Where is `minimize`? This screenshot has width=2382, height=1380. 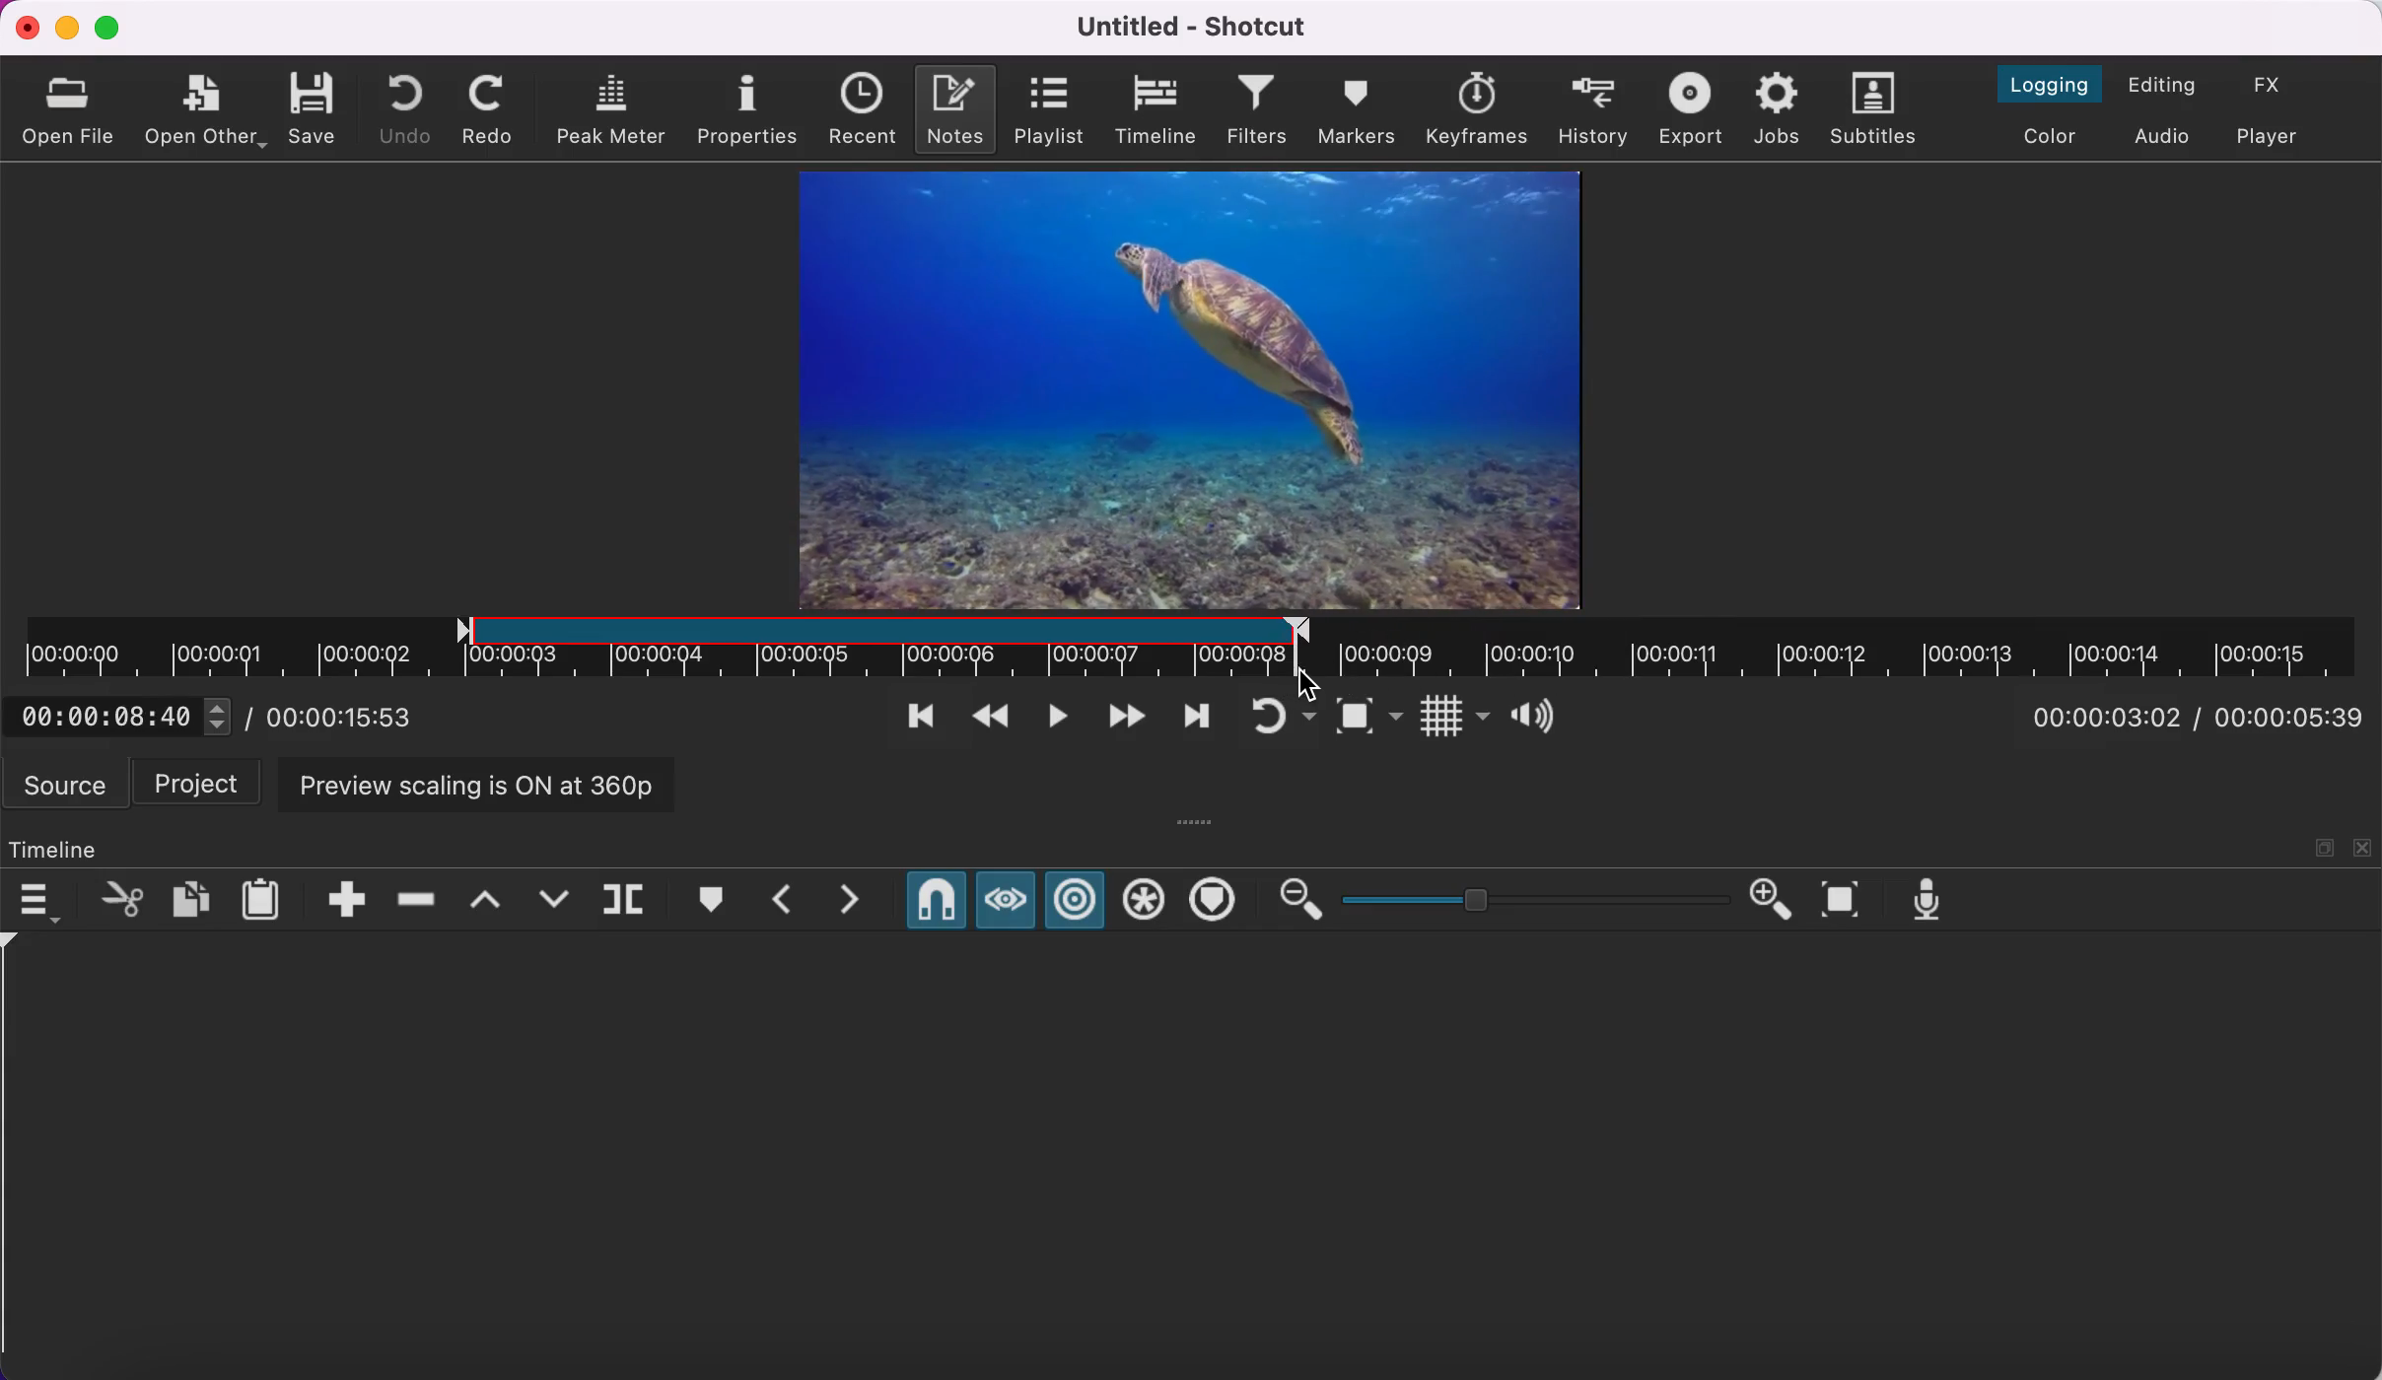 minimize is located at coordinates (68, 29).